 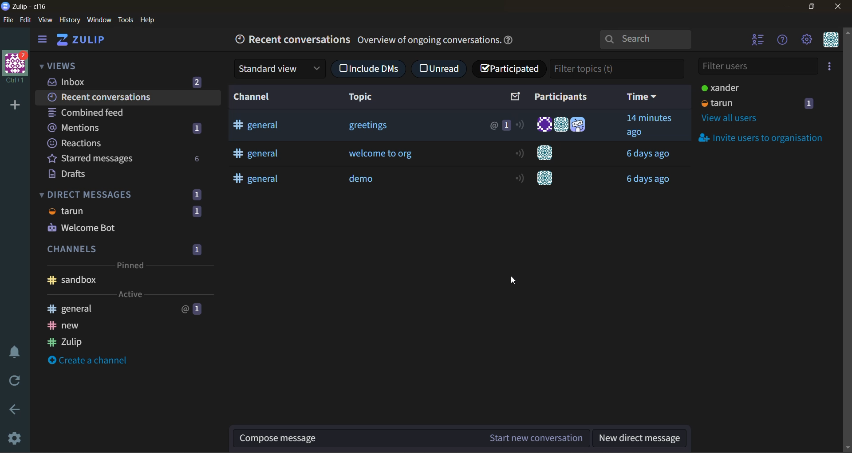 I want to click on reactions, so click(x=103, y=143).